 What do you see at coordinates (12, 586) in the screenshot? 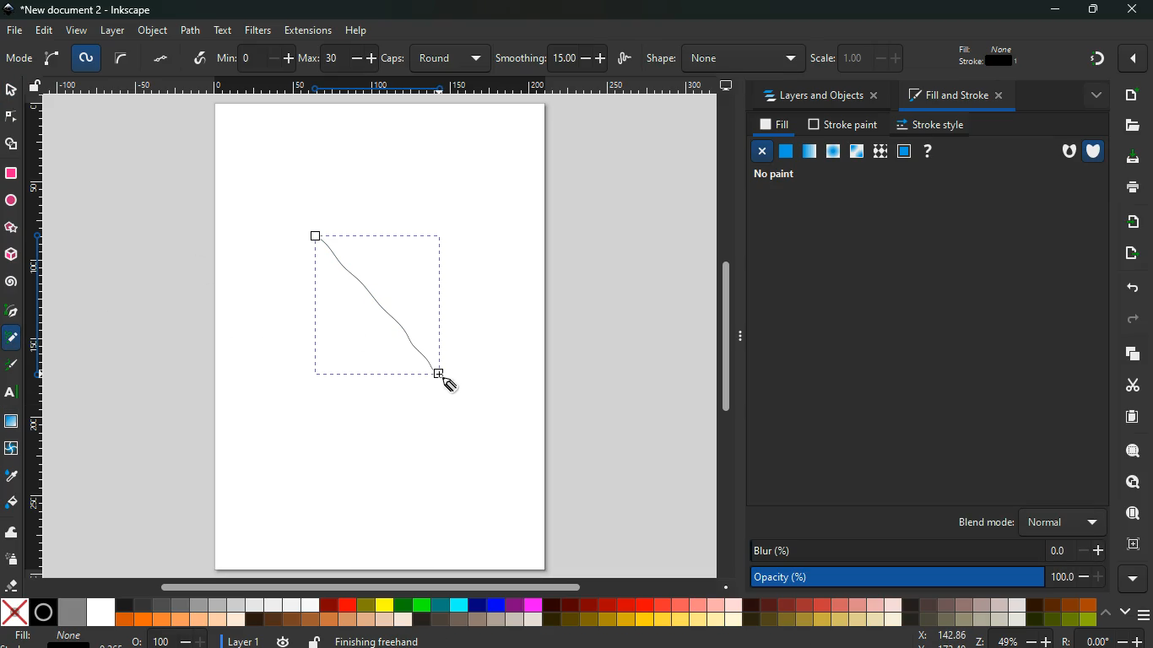
I see `erase` at bounding box center [12, 586].